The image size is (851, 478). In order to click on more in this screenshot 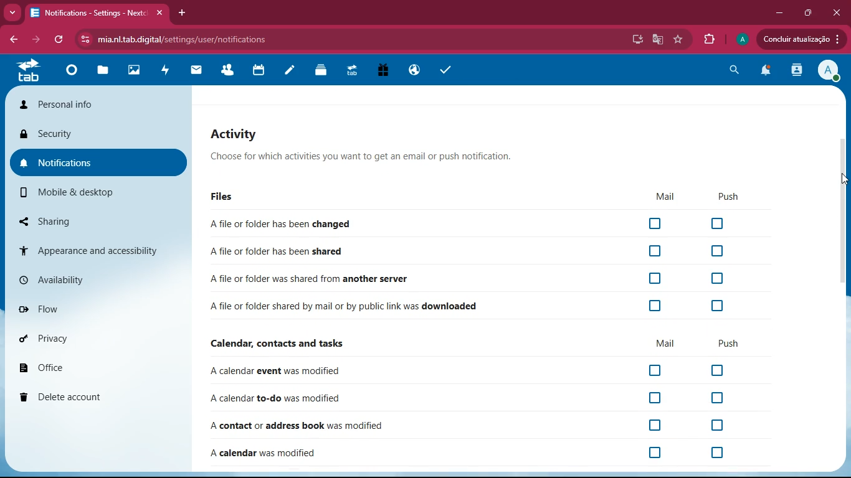, I will do `click(11, 13)`.